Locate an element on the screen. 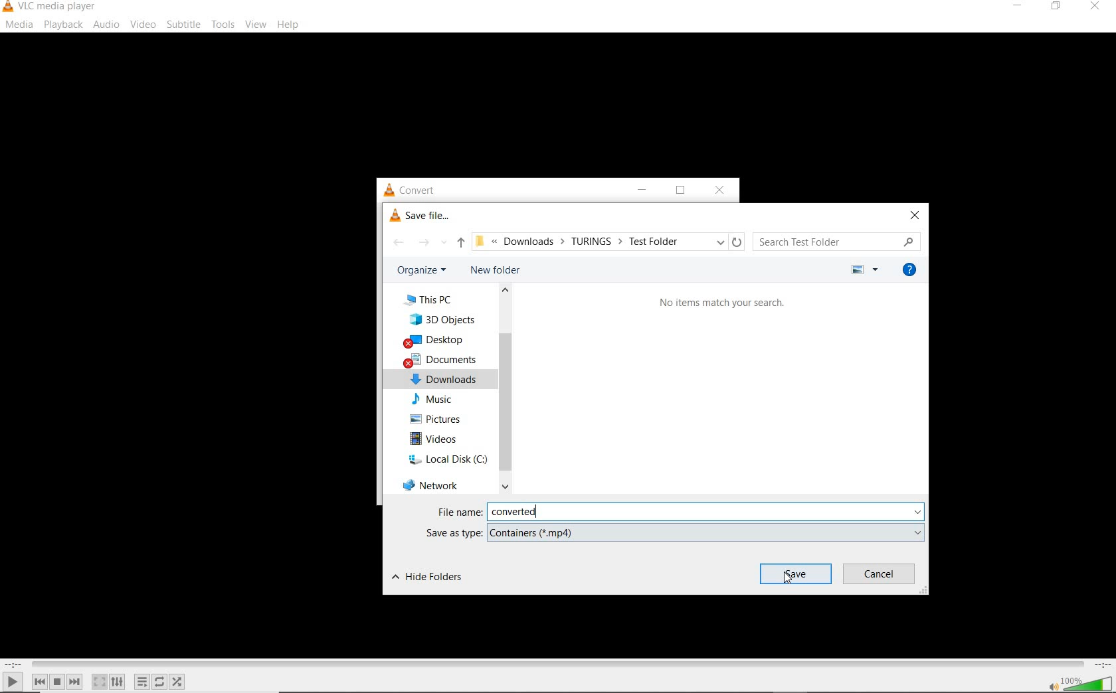  help is located at coordinates (288, 26).